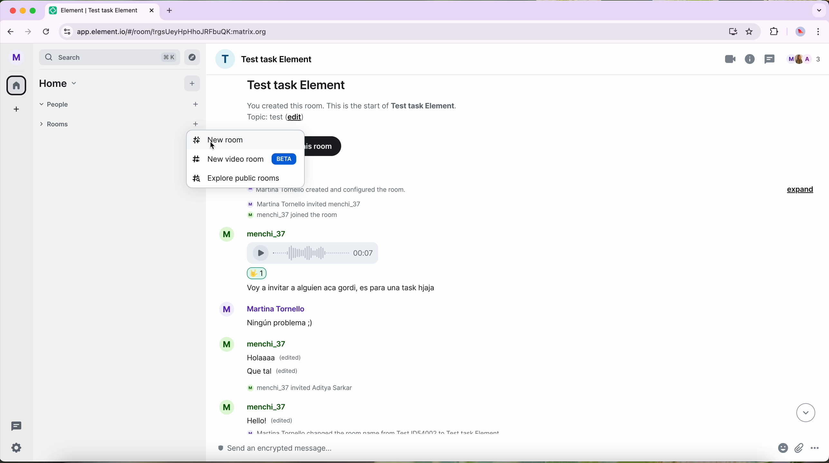 Image resolution: width=829 pixels, height=463 pixels. Describe the element at coordinates (751, 32) in the screenshot. I see `favorites` at that location.